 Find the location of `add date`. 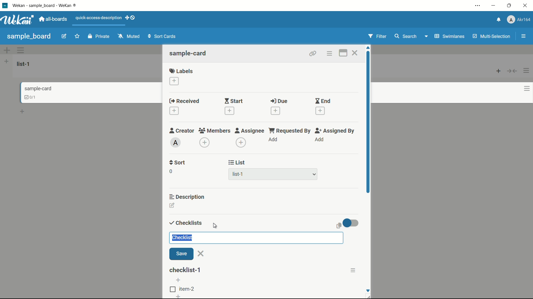

add date is located at coordinates (174, 111).